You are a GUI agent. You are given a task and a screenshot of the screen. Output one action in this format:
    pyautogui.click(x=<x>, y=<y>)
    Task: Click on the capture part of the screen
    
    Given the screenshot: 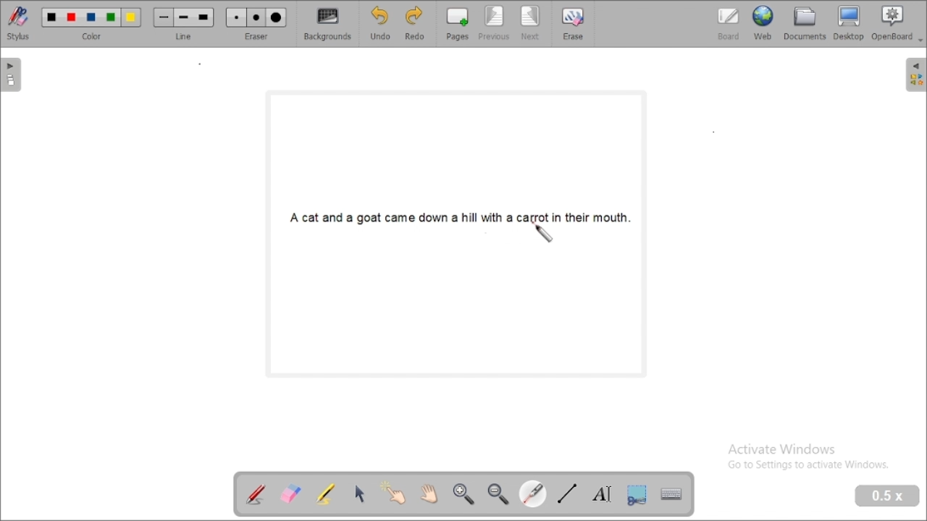 What is the action you would take?
    pyautogui.click(x=637, y=494)
    